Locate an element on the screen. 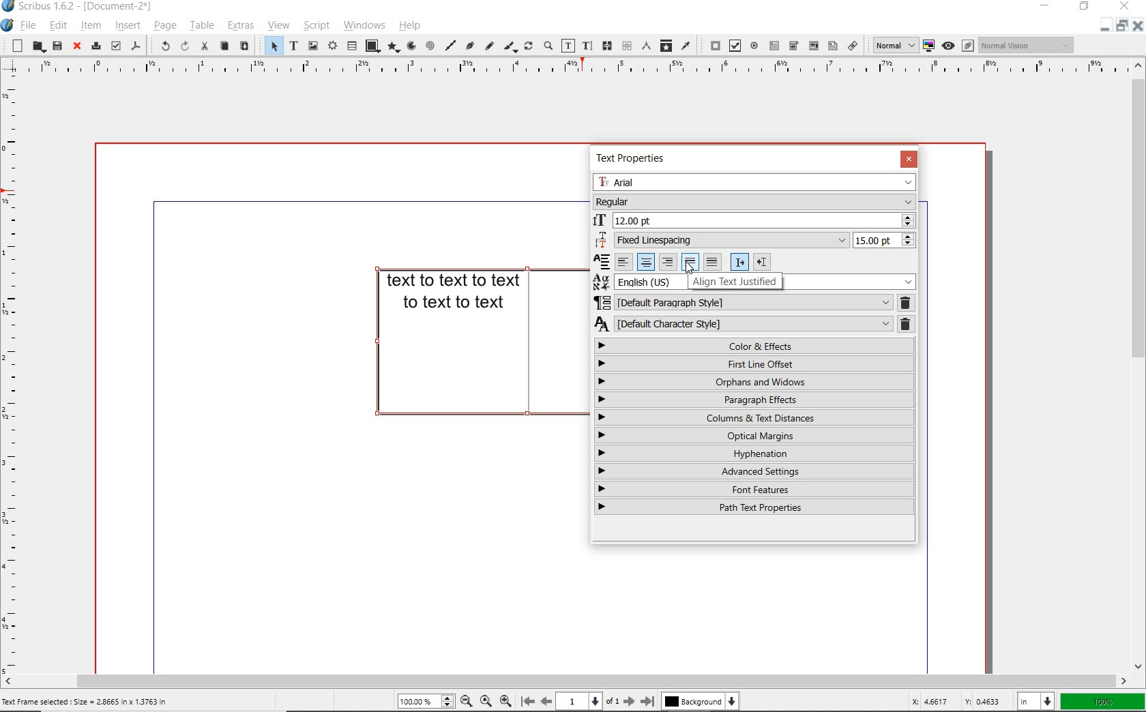 This screenshot has height=712, width=1146. view is located at coordinates (278, 25).